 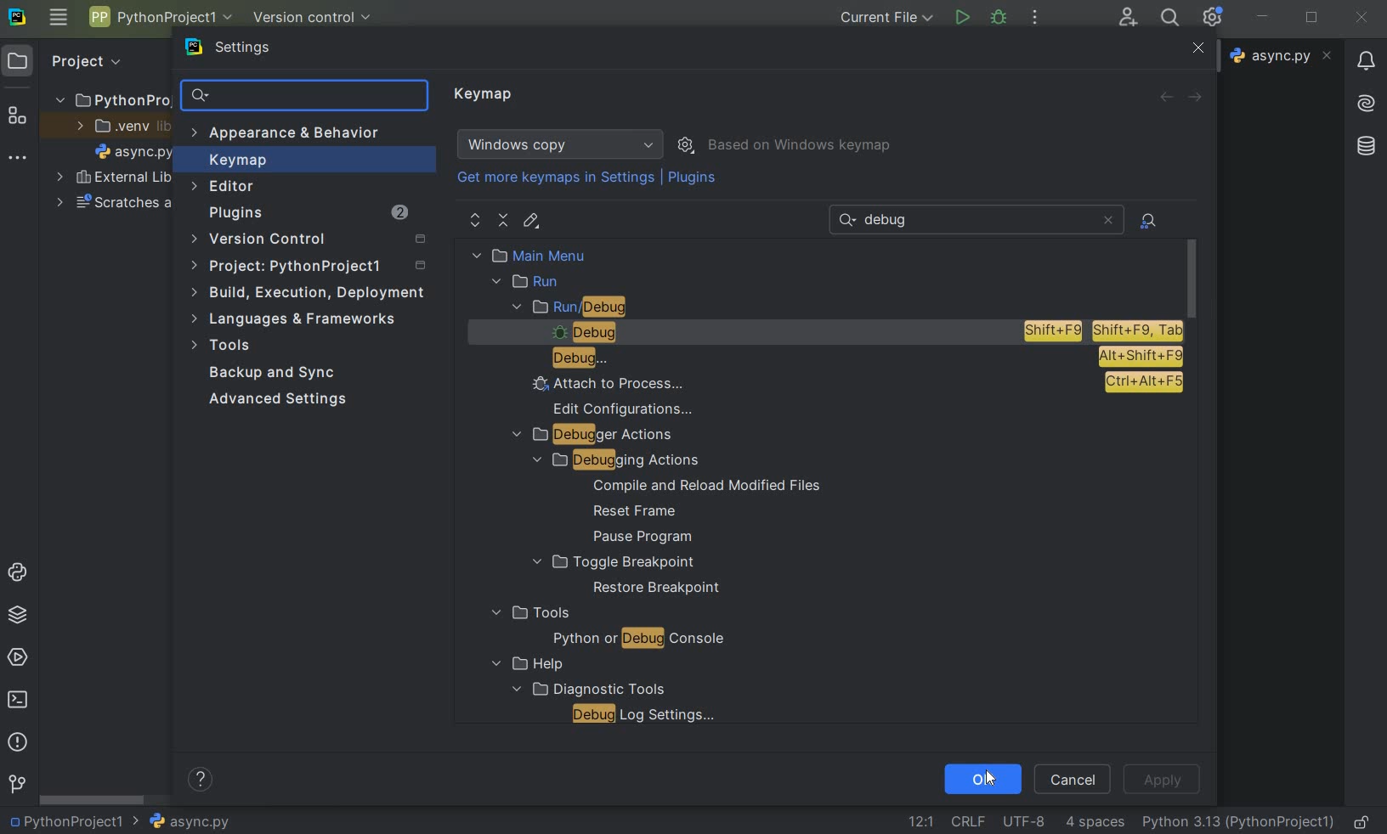 I want to click on keymap, so click(x=235, y=162).